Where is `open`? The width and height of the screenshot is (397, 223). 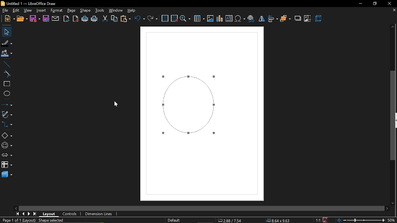 open is located at coordinates (9, 19).